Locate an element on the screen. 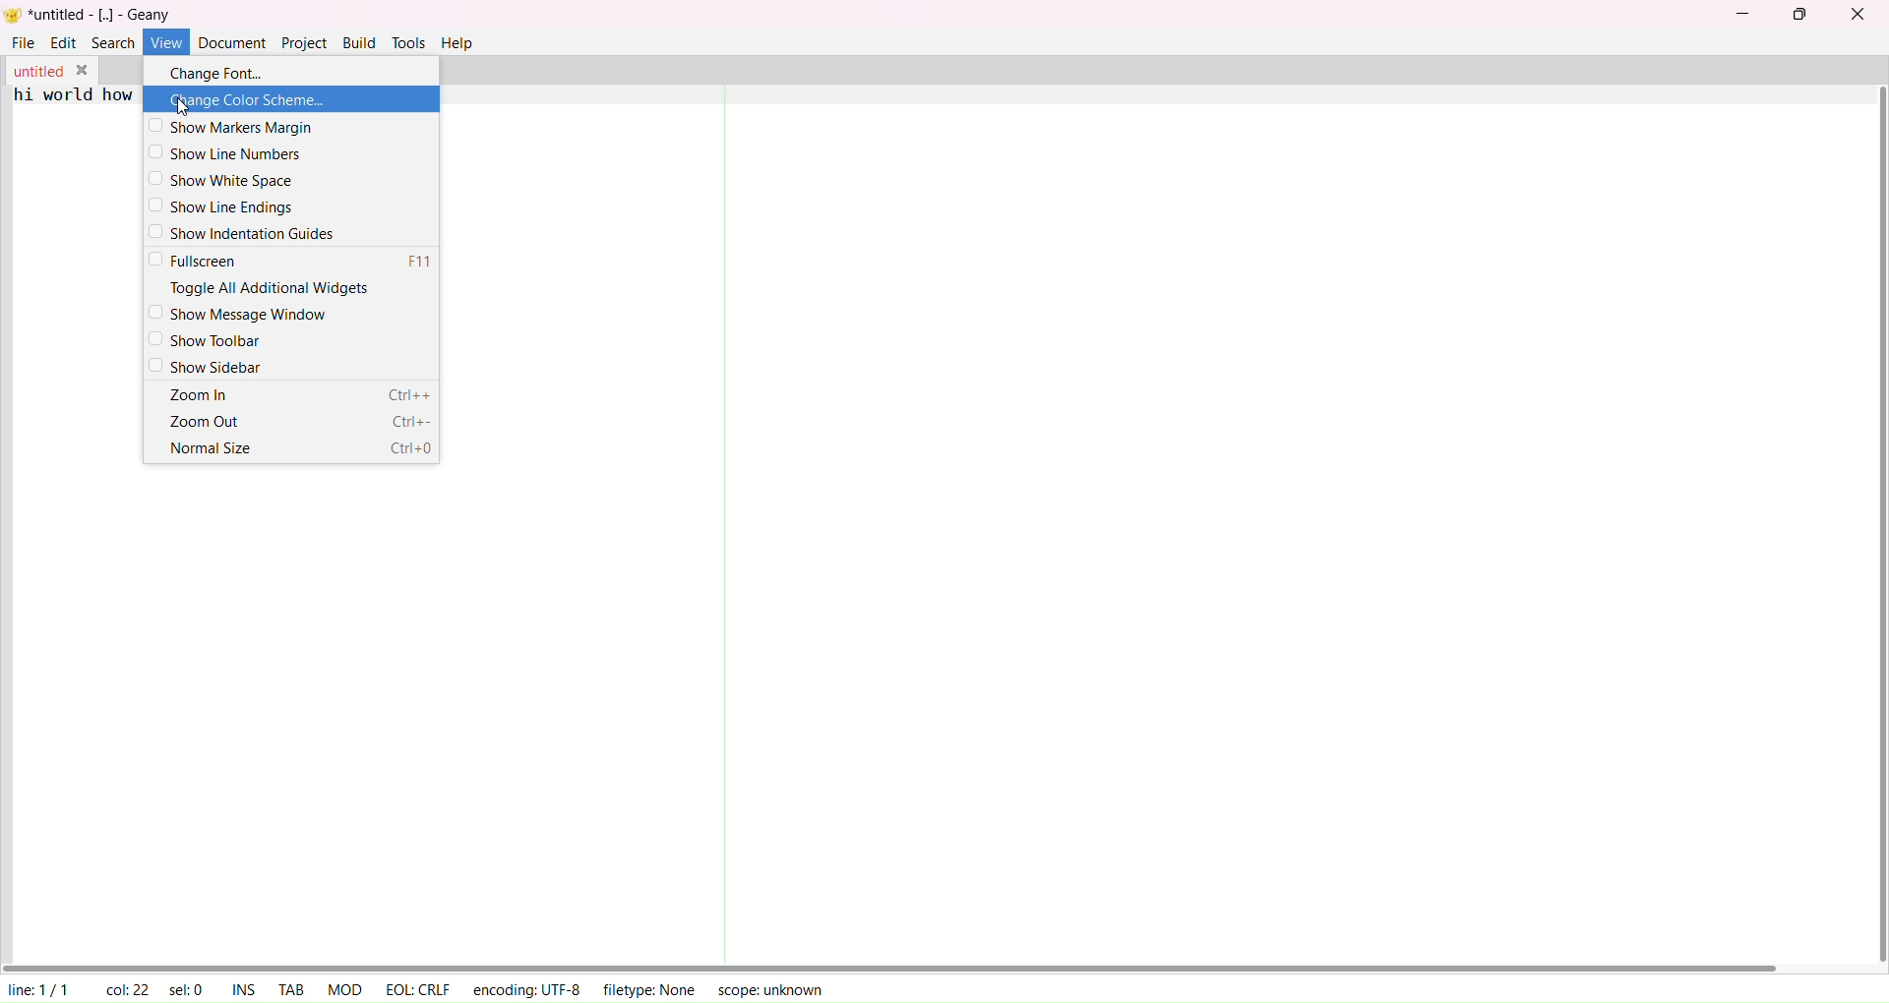 The image size is (1889, 1003). show indentation guides is located at coordinates (246, 233).